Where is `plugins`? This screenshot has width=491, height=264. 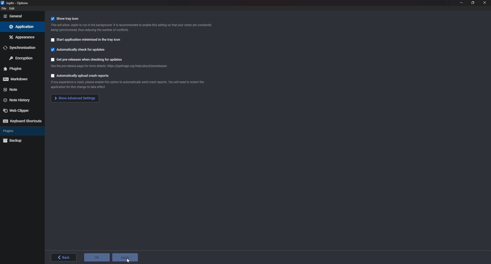 plugins is located at coordinates (20, 68).